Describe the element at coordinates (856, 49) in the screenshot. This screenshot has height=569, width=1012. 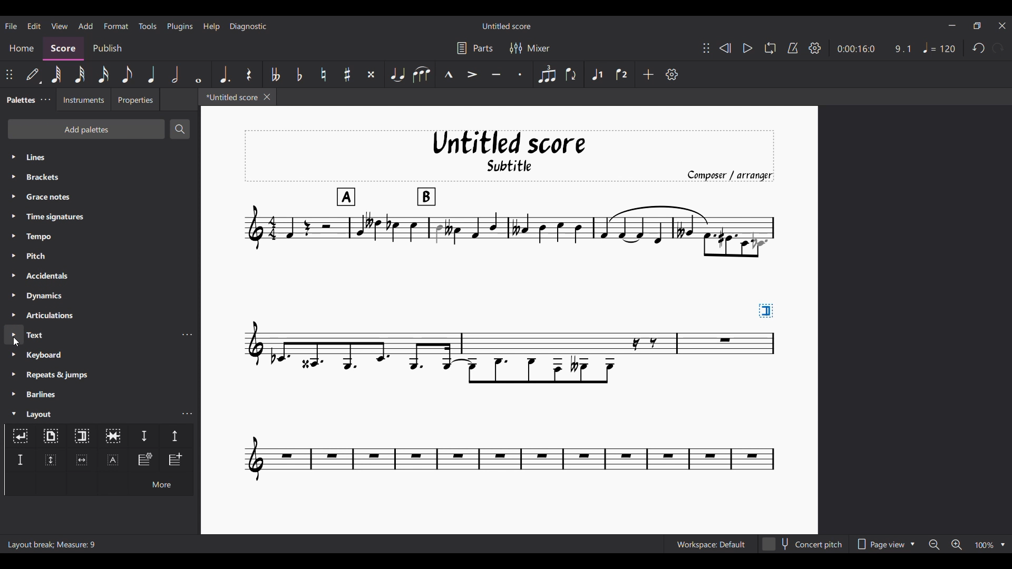
I see `0:00:16:0` at that location.